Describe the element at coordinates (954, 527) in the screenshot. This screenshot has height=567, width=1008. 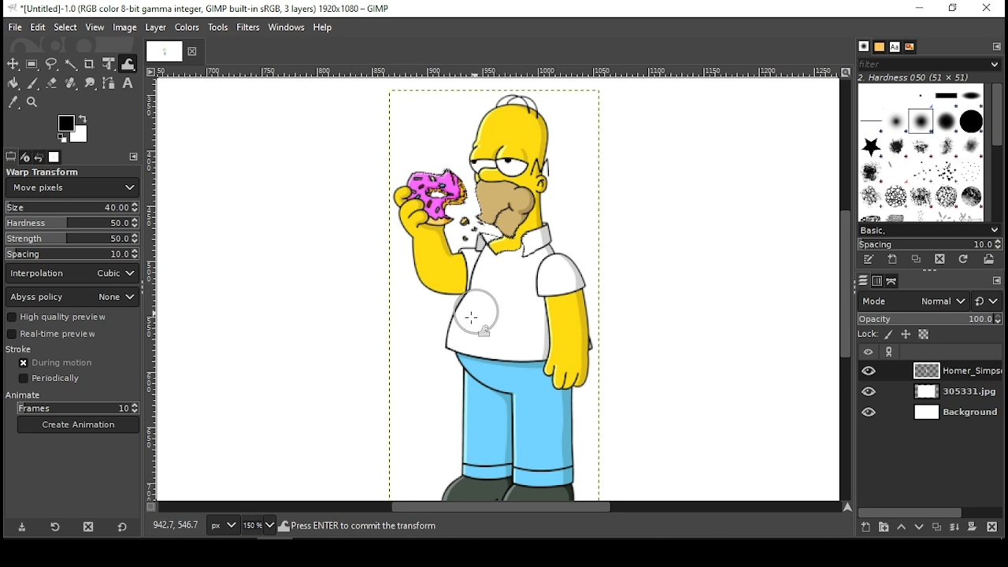
I see `merge layer` at that location.